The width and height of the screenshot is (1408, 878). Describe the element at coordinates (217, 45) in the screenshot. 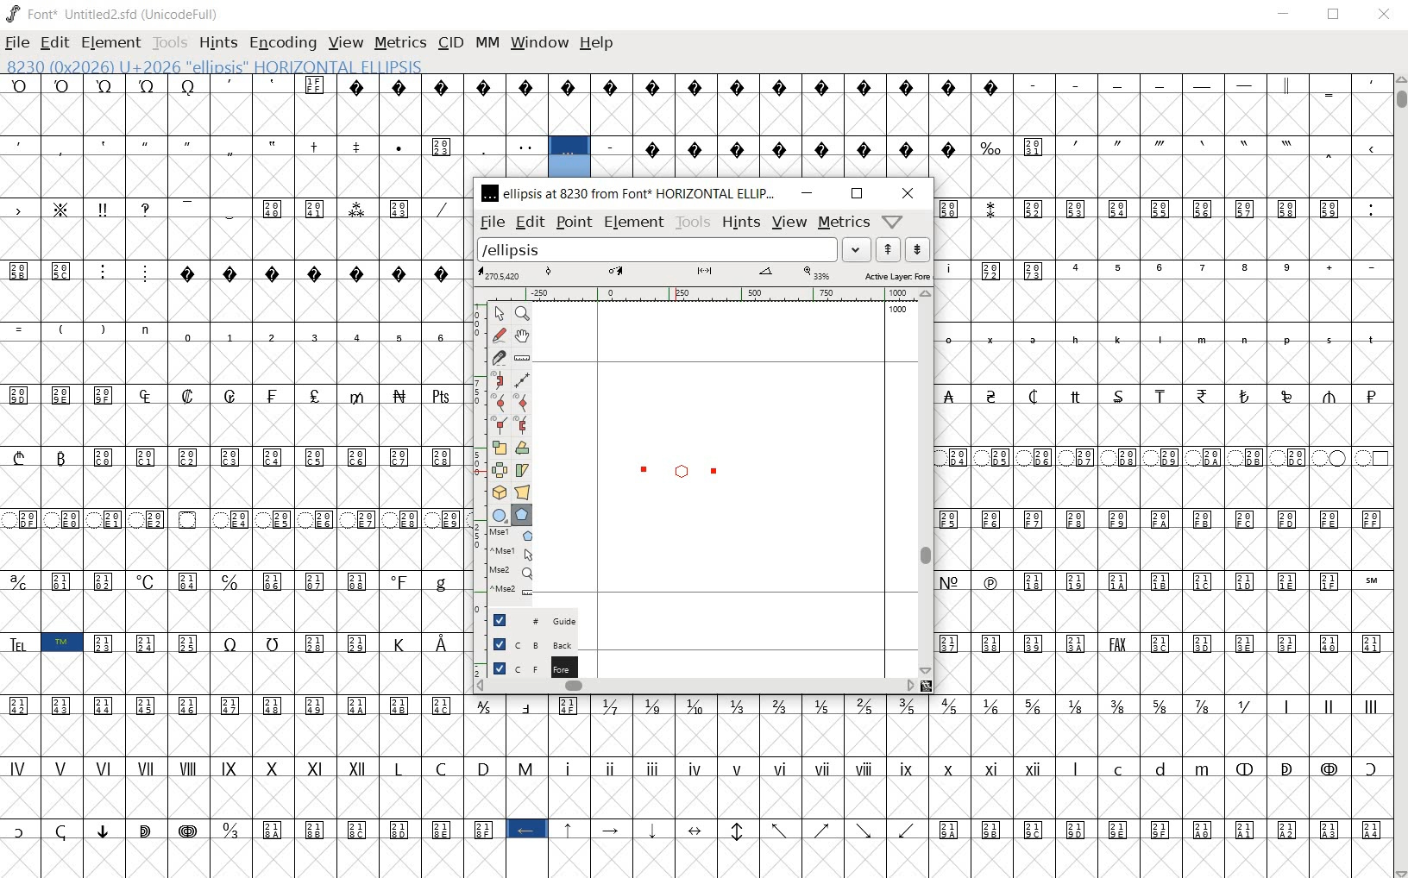

I see `HINTS` at that location.